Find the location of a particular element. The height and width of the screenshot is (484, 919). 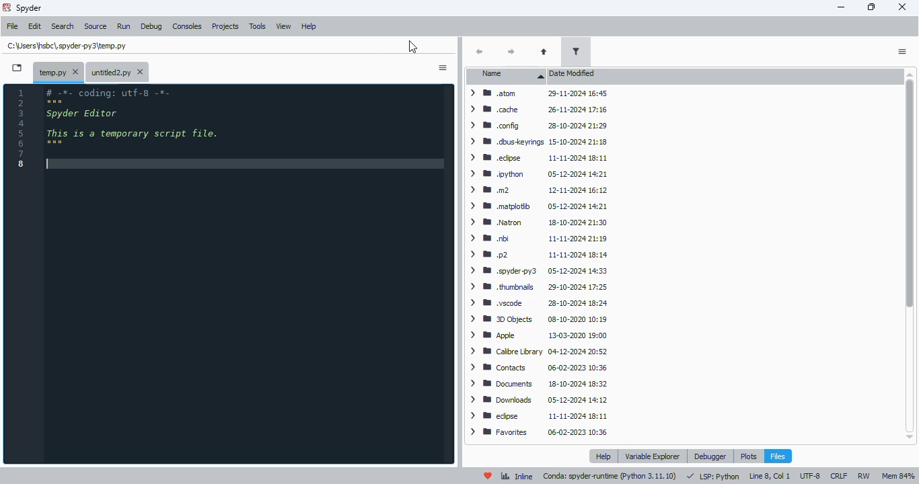

CRLF is located at coordinates (839, 477).